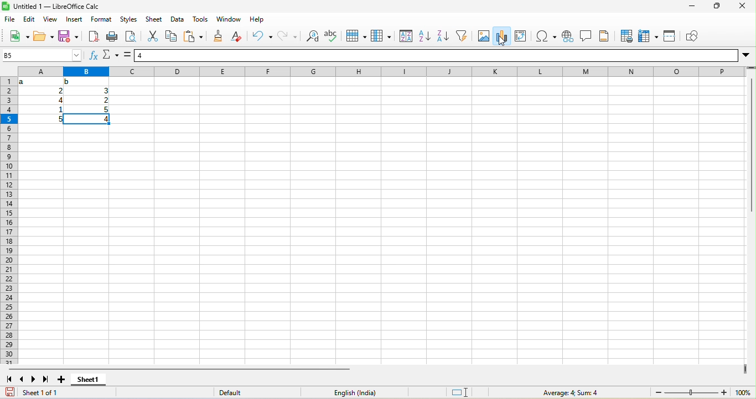 This screenshot has height=399, width=756. I want to click on default, so click(257, 392).